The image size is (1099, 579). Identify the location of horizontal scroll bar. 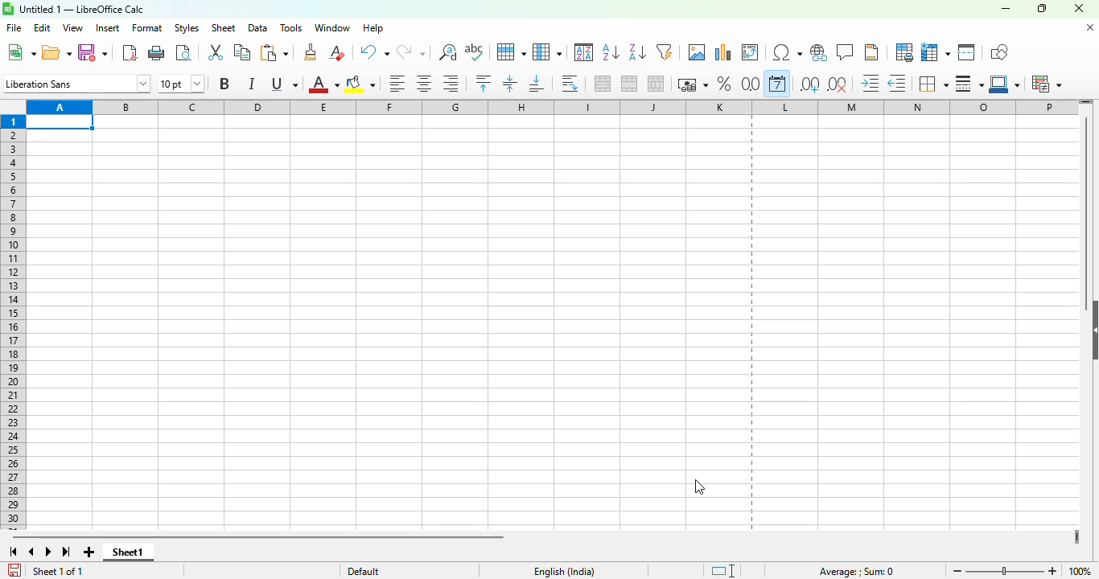
(257, 538).